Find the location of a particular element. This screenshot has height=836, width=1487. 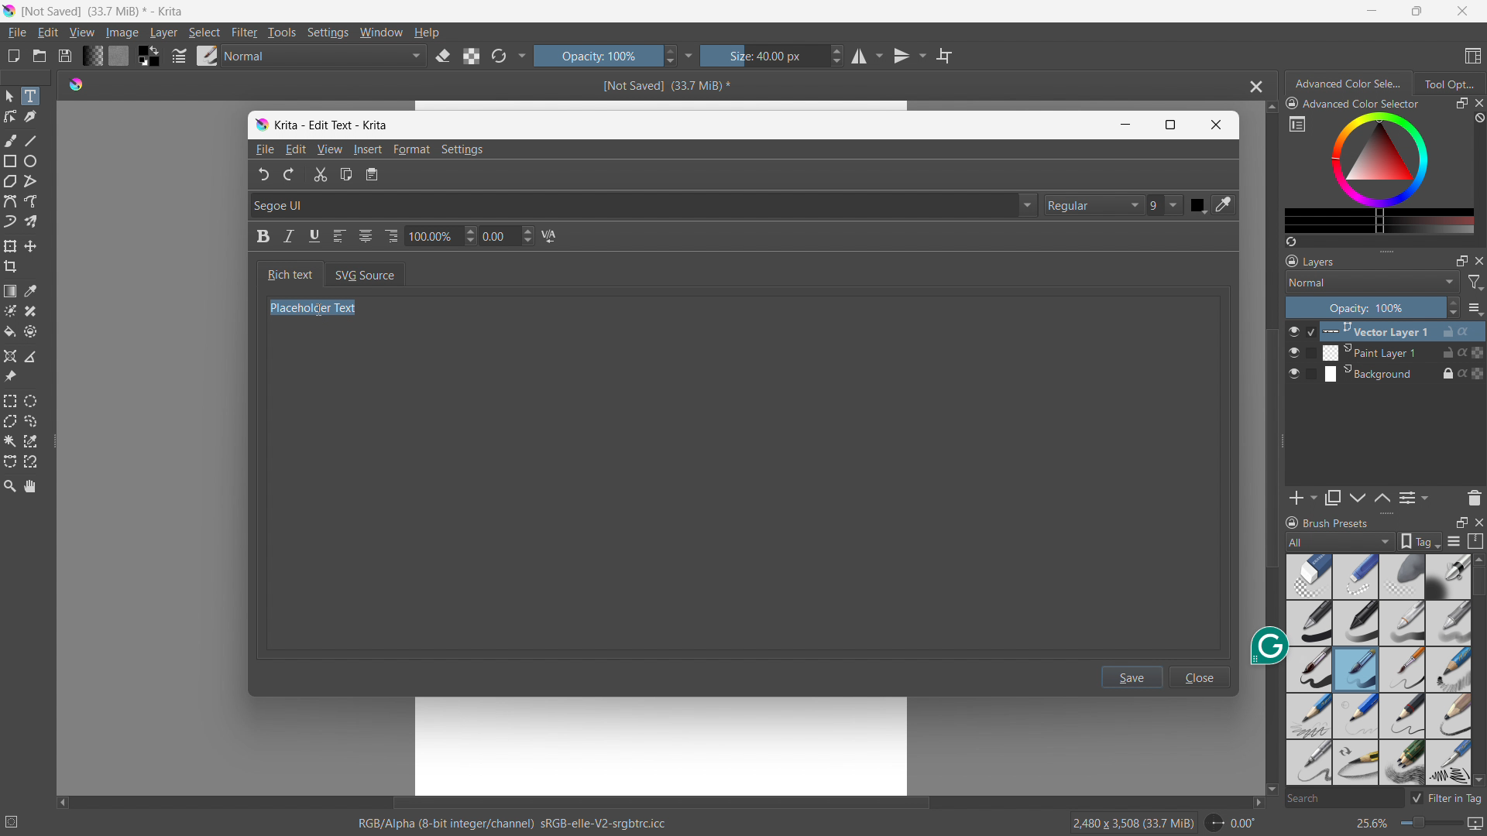

logo is located at coordinates (76, 83).